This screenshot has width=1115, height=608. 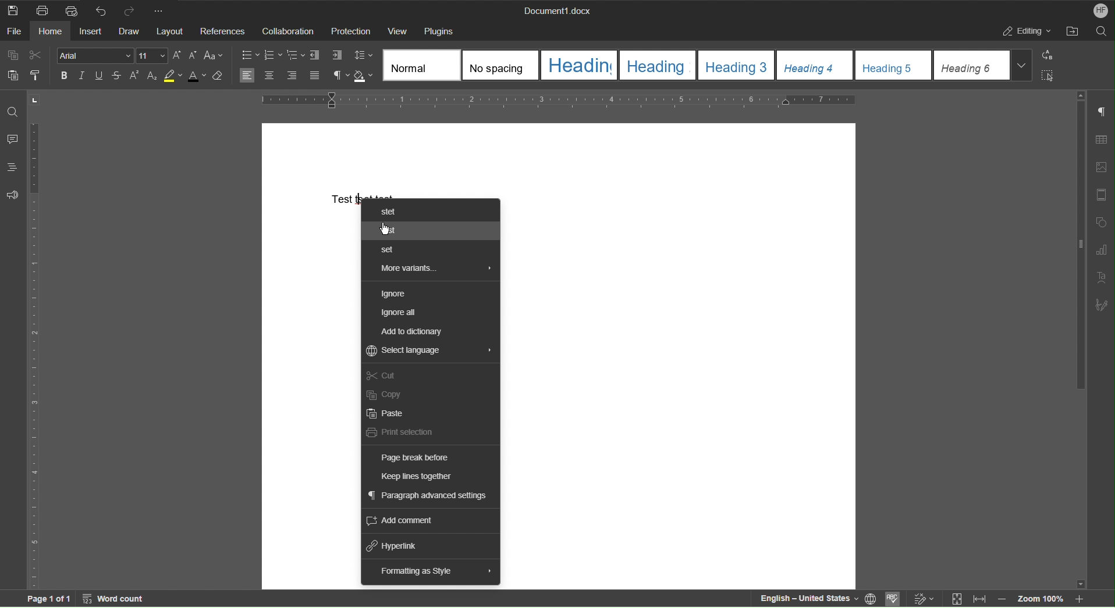 What do you see at coordinates (34, 74) in the screenshot?
I see `Copy Style` at bounding box center [34, 74].